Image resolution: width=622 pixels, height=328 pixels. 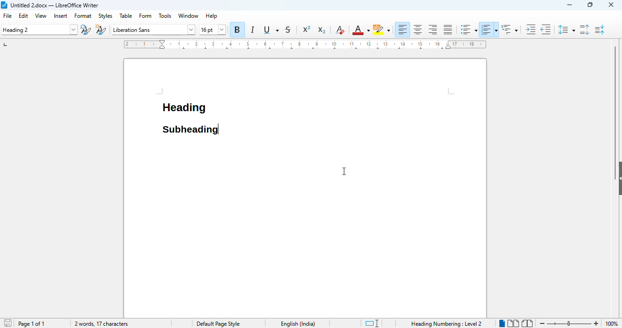 I want to click on book view, so click(x=527, y=323).